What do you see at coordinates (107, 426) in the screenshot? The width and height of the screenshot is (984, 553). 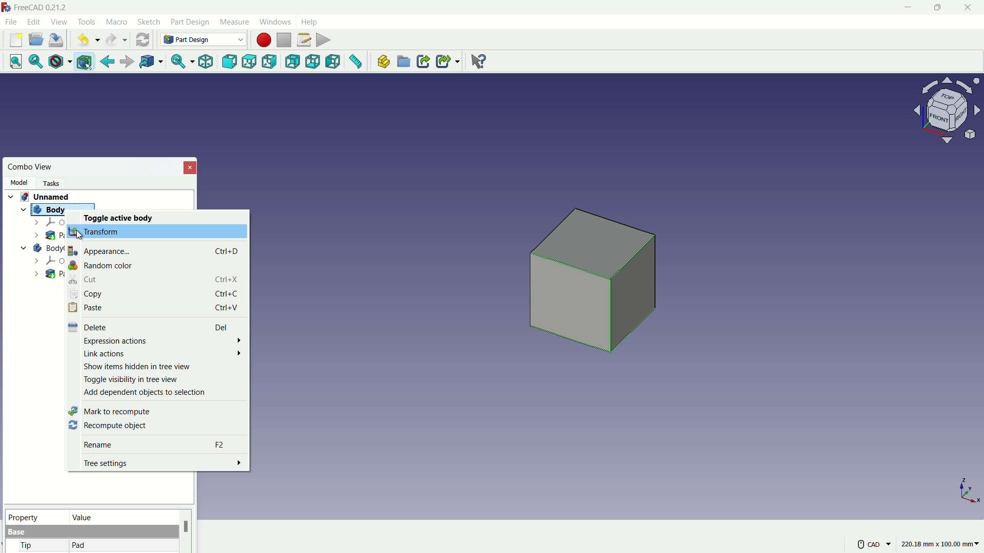 I see `Recompute object` at bounding box center [107, 426].